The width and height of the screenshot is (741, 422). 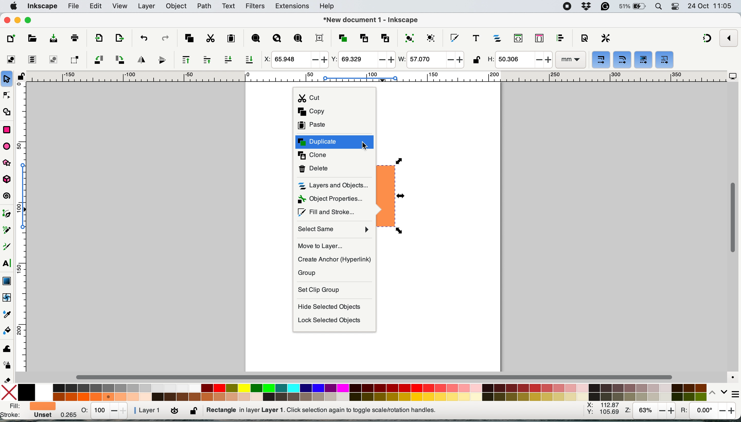 I want to click on no objects selected, so click(x=358, y=410).